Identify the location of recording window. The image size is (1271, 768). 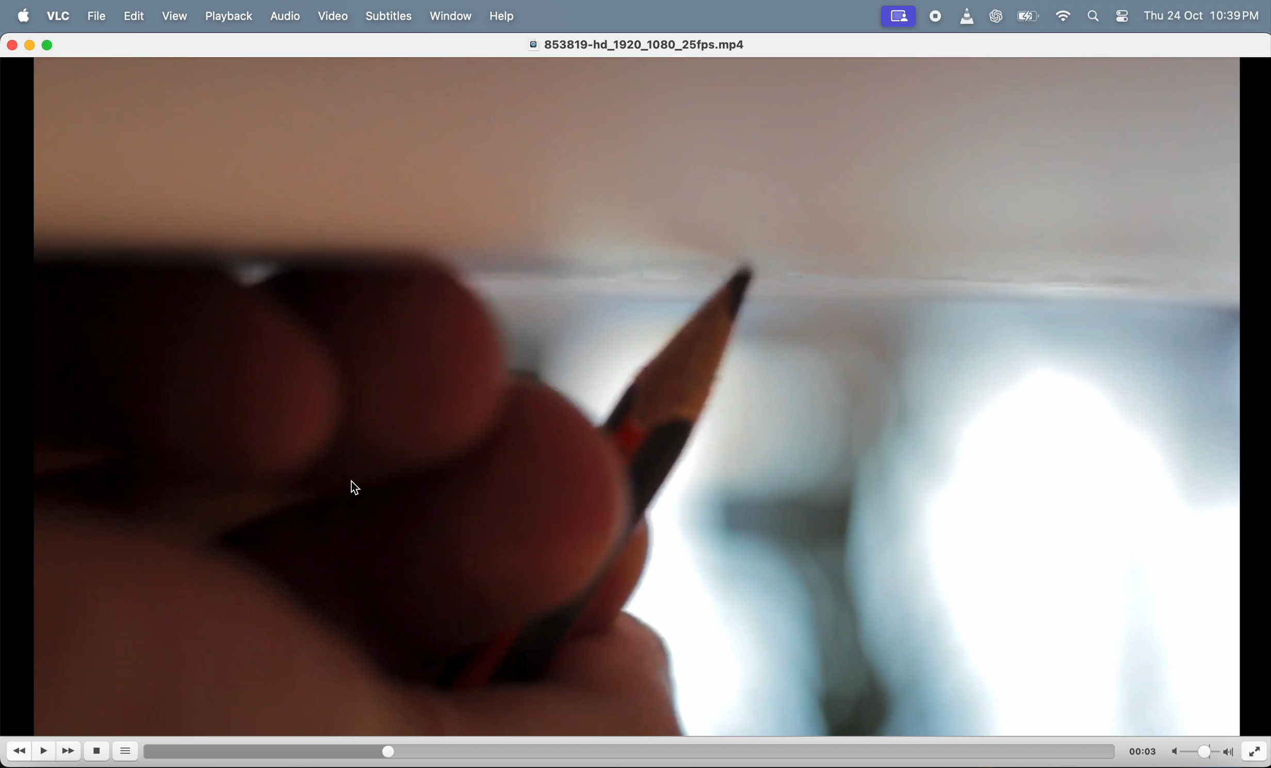
(900, 15).